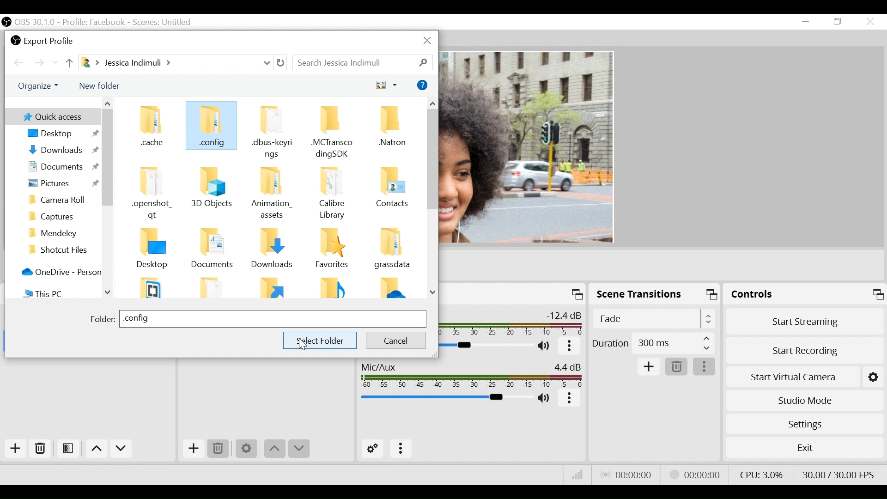 The width and height of the screenshot is (887, 499). I want to click on Exit, so click(803, 447).